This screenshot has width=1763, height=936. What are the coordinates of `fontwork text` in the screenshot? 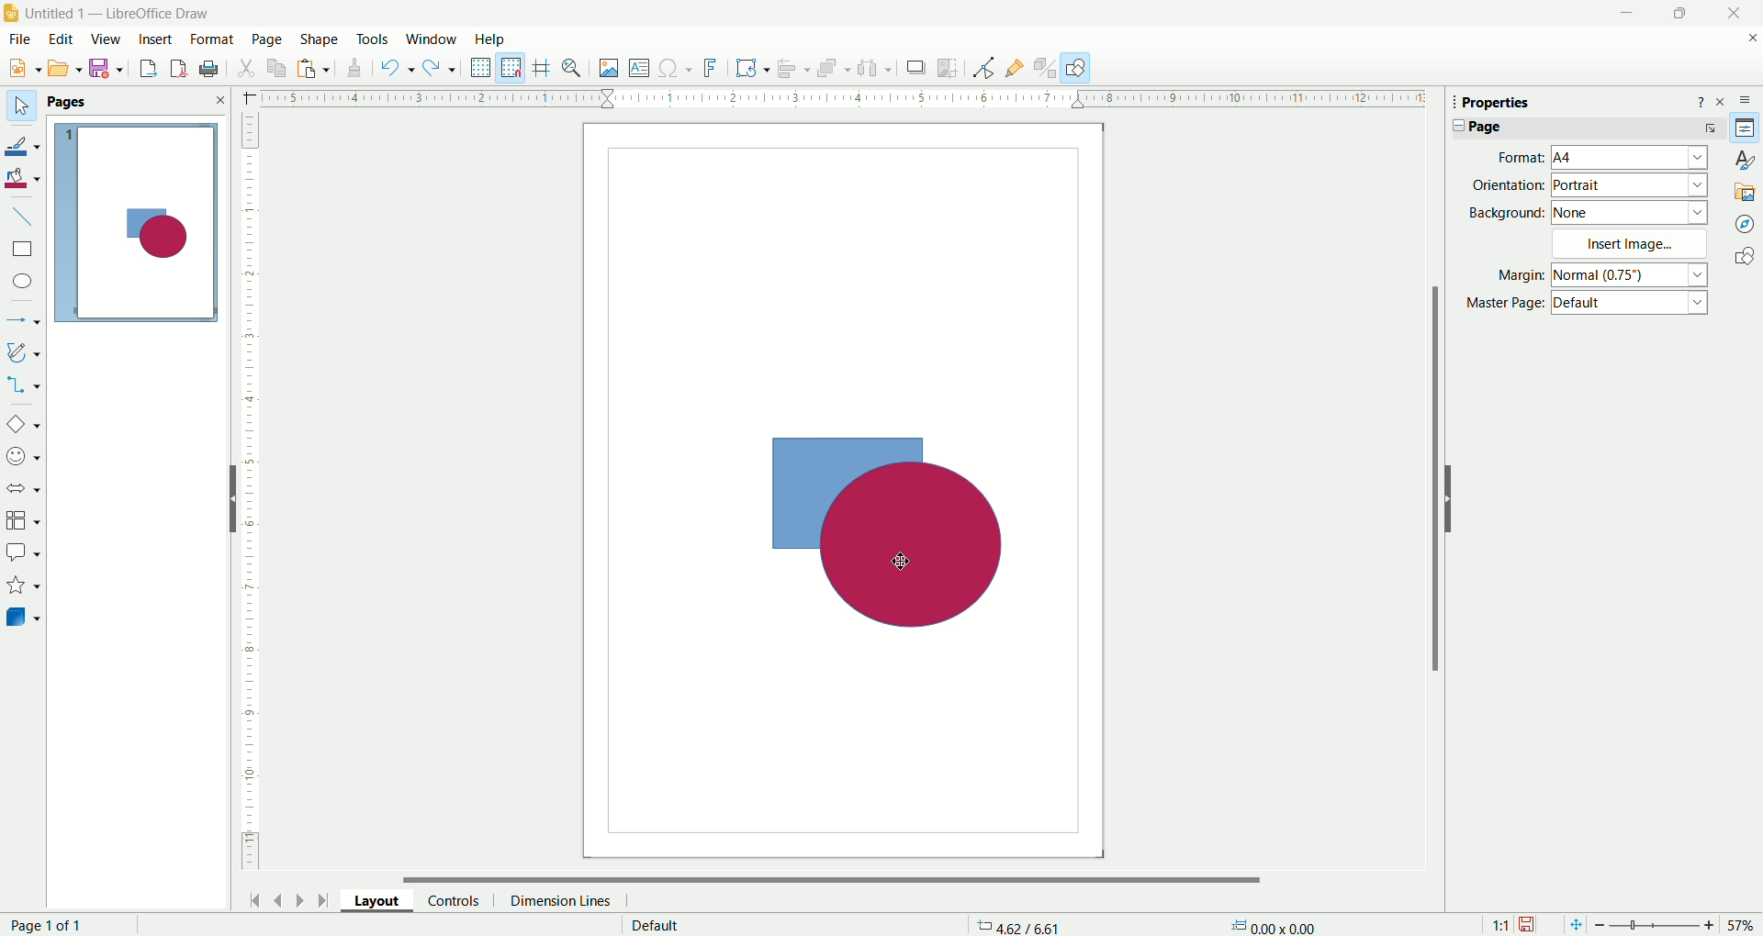 It's located at (712, 69).